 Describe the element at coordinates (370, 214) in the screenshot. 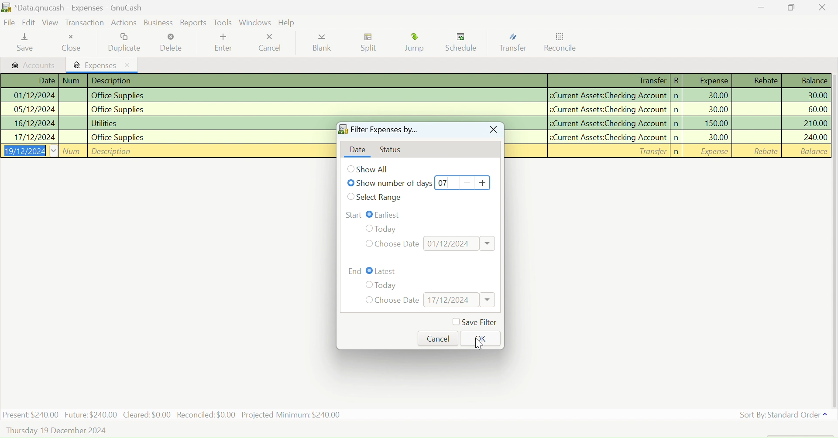

I see `Checkbox` at that location.